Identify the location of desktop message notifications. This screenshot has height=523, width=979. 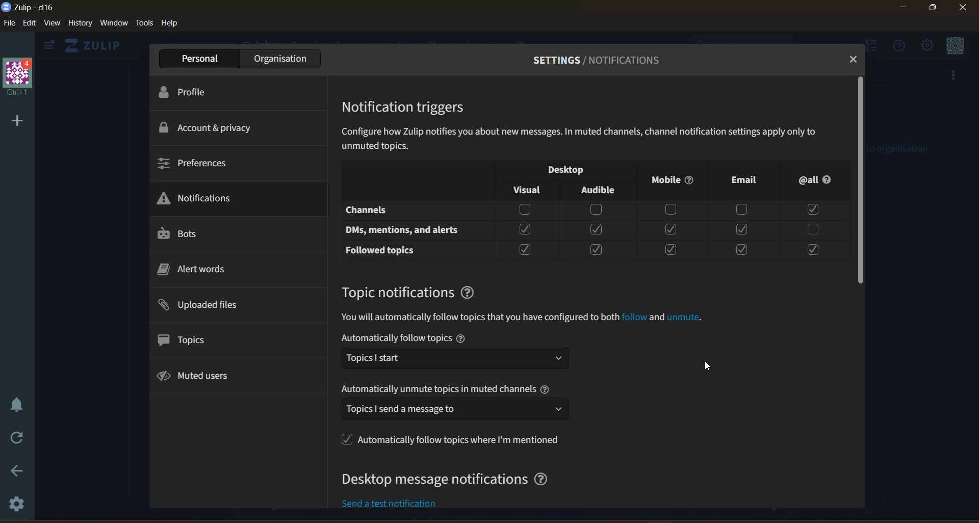
(447, 482).